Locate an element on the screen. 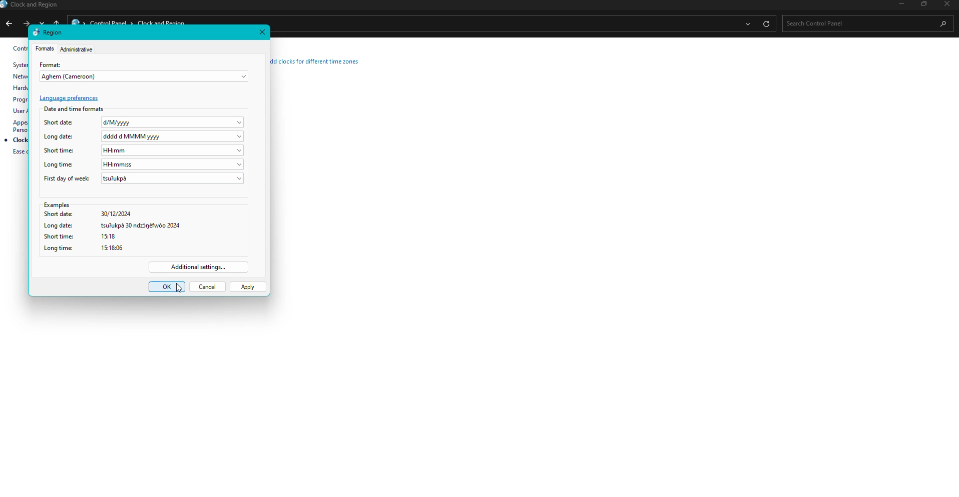  short time is located at coordinates (142, 237).